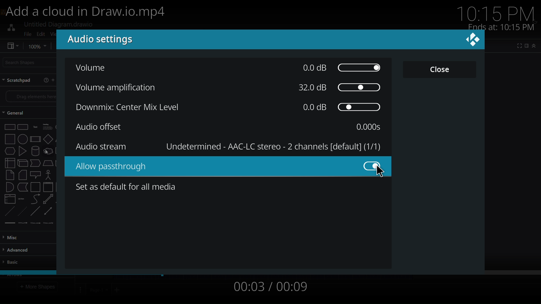 The width and height of the screenshot is (541, 304). What do you see at coordinates (343, 108) in the screenshot?
I see `0.0 dB` at bounding box center [343, 108].